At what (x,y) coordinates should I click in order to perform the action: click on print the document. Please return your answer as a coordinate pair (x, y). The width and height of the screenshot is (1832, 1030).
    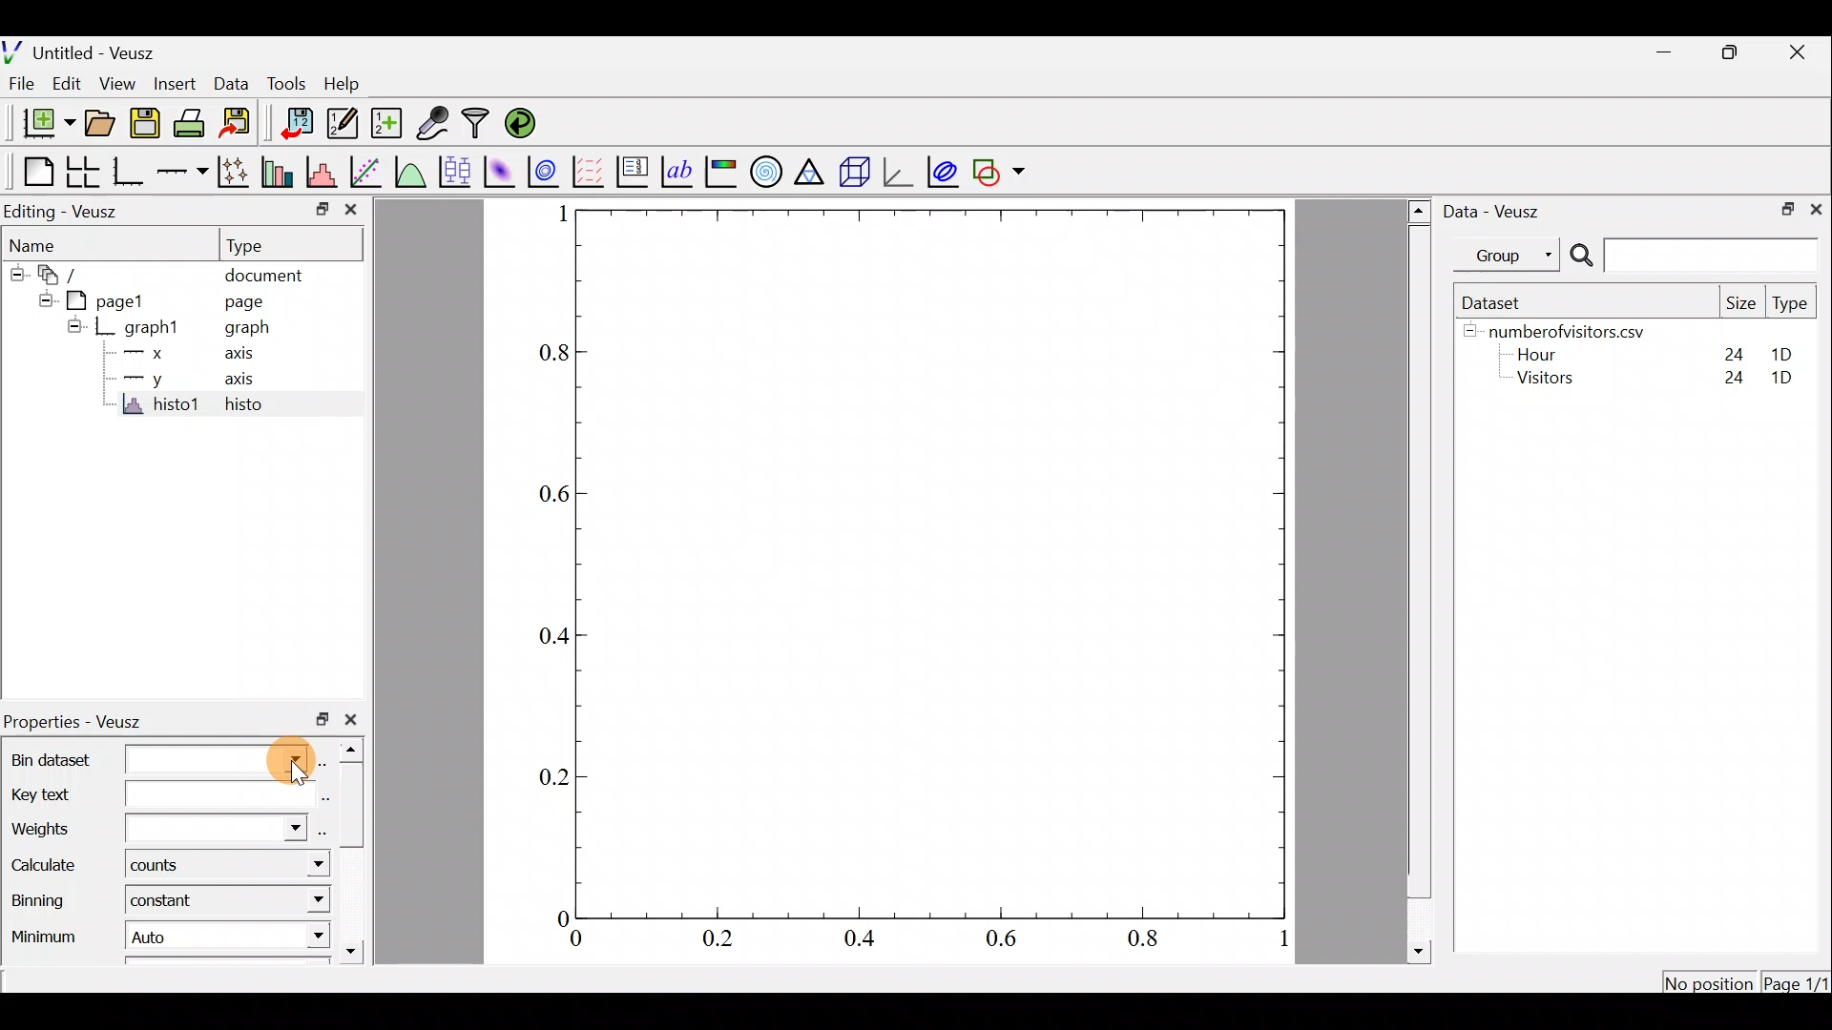
    Looking at the image, I should click on (190, 122).